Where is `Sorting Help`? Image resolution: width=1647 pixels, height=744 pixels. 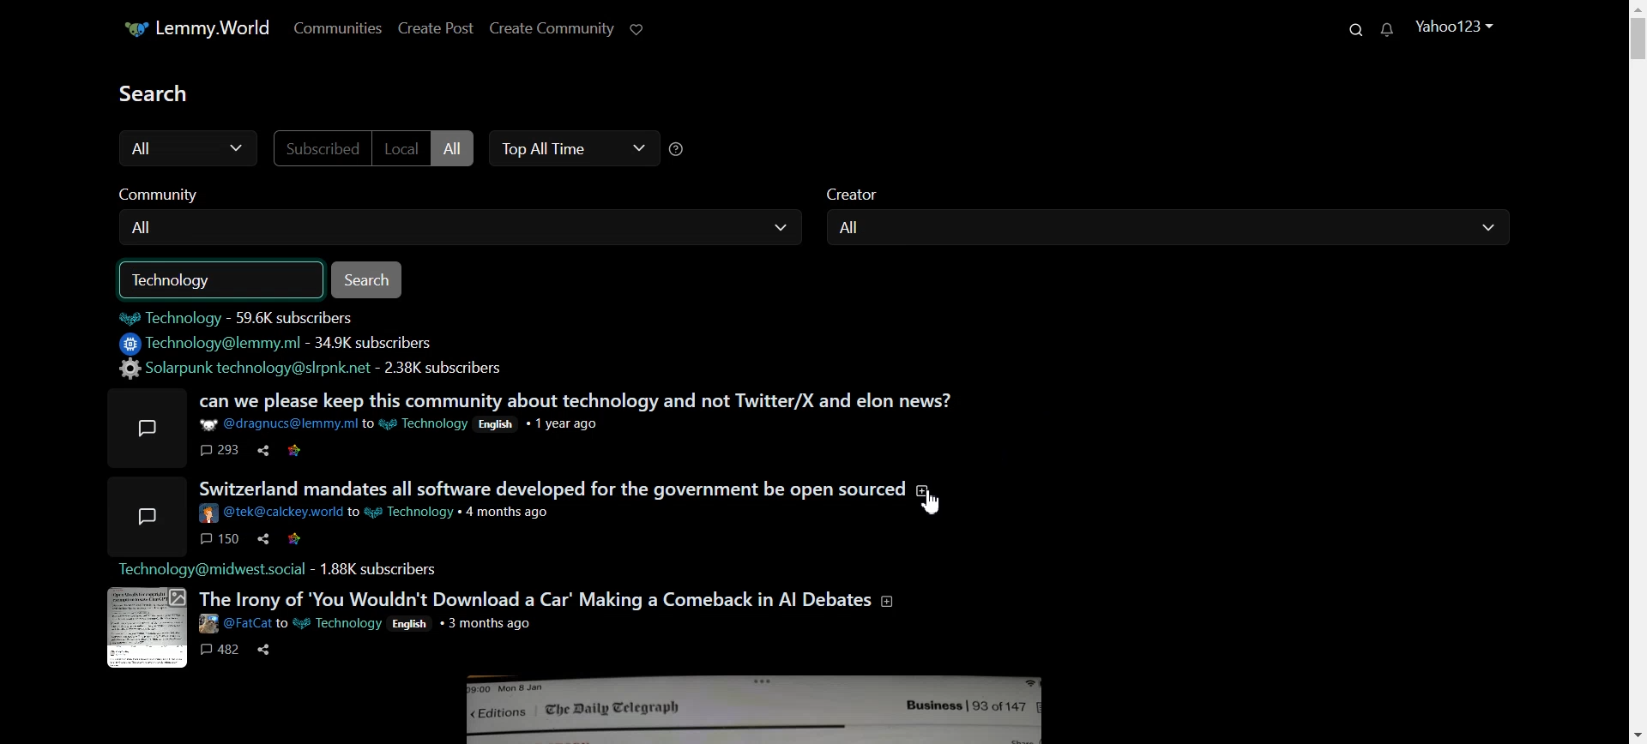
Sorting Help is located at coordinates (679, 148).